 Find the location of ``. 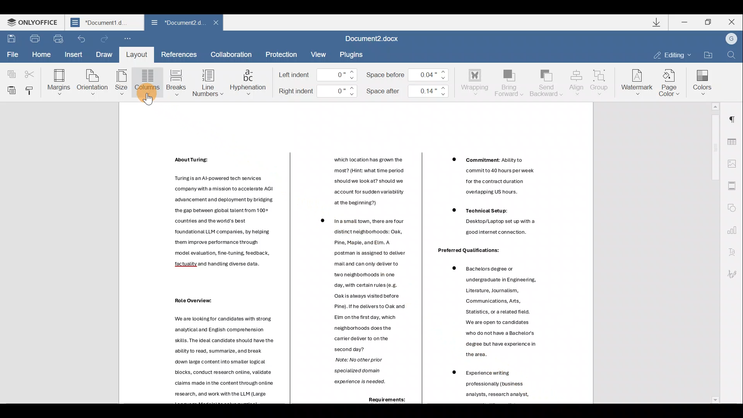

 is located at coordinates (361, 289).